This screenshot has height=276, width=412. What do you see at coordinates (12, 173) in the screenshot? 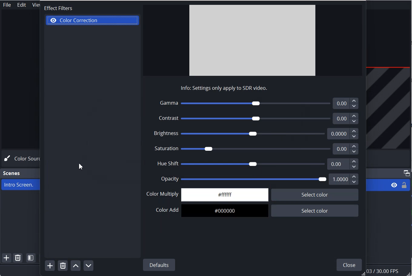
I see `Scene` at bounding box center [12, 173].